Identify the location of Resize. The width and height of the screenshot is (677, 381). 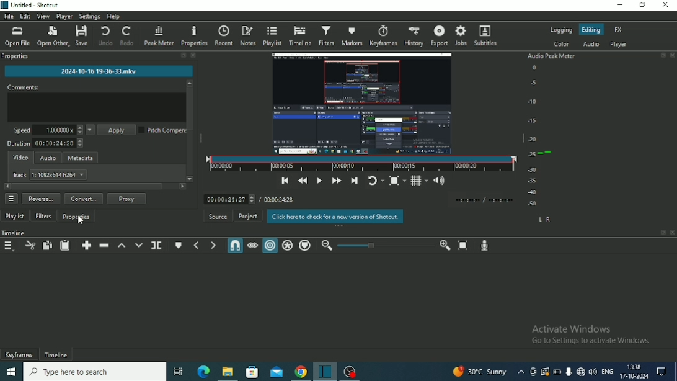
(522, 138).